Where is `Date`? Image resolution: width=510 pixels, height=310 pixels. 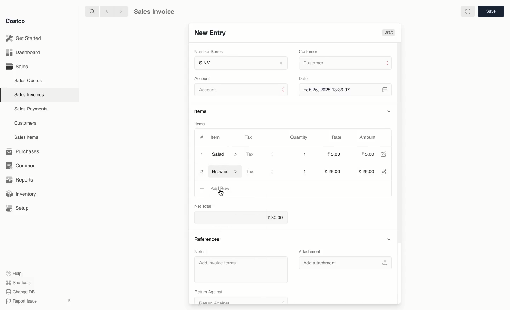 Date is located at coordinates (305, 79).